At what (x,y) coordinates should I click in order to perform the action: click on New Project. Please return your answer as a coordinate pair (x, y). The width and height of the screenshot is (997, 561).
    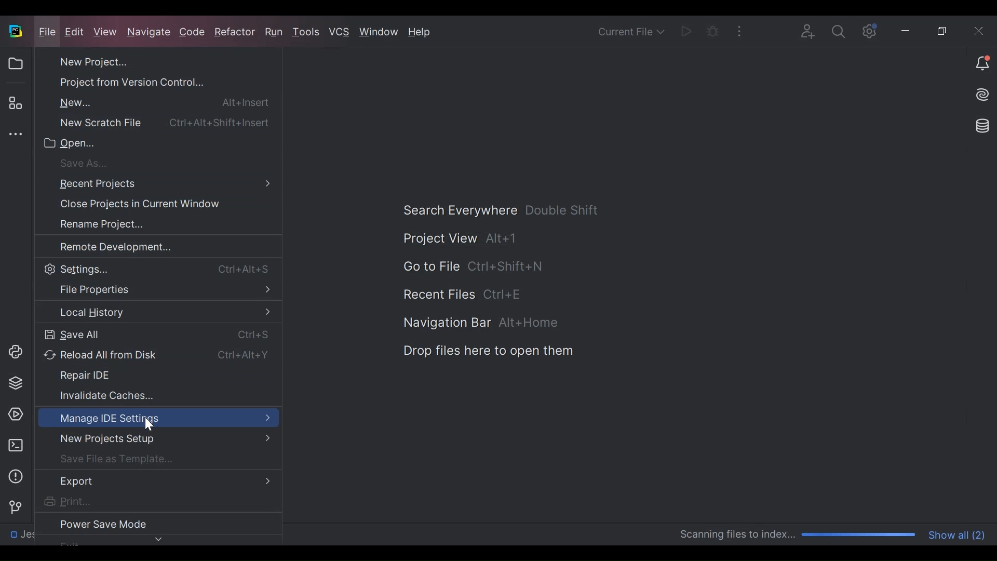
    Looking at the image, I should click on (141, 62).